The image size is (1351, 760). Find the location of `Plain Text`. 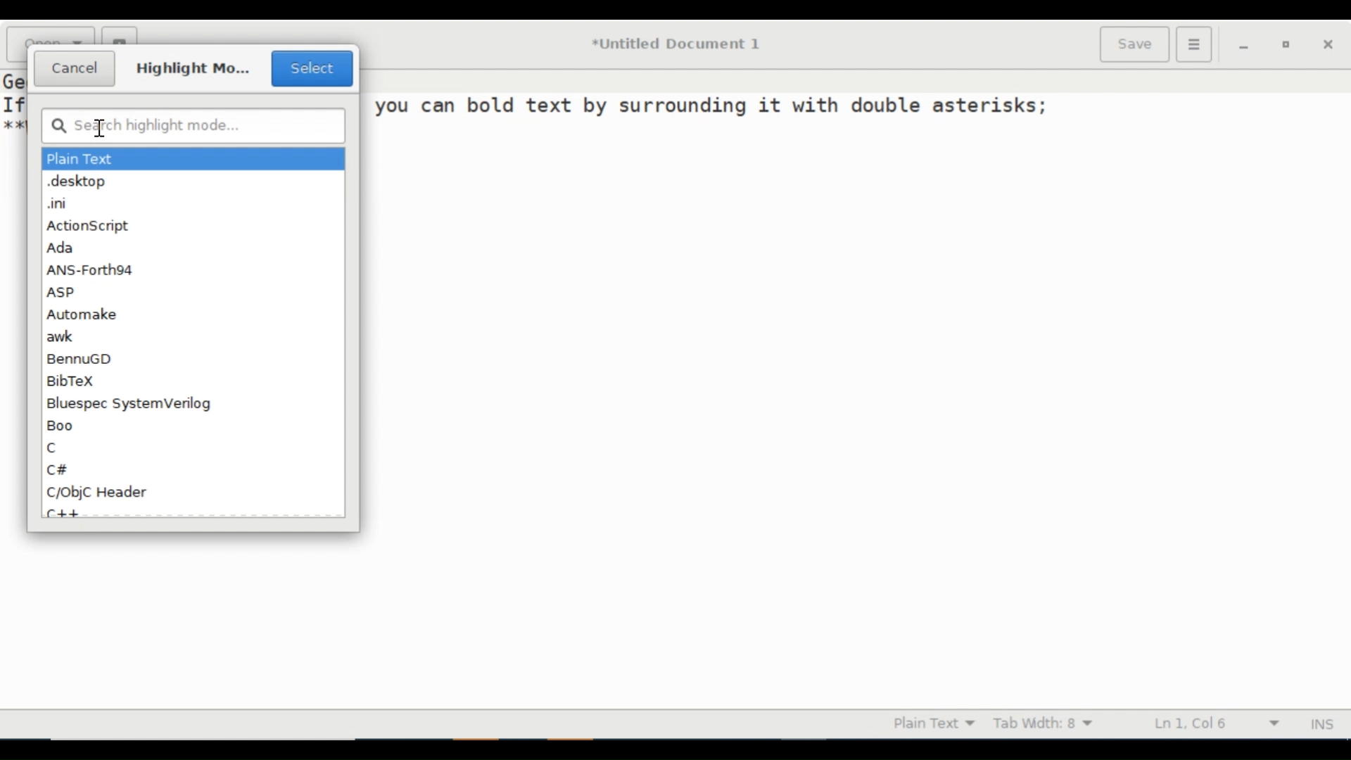

Plain Text is located at coordinates (82, 158).